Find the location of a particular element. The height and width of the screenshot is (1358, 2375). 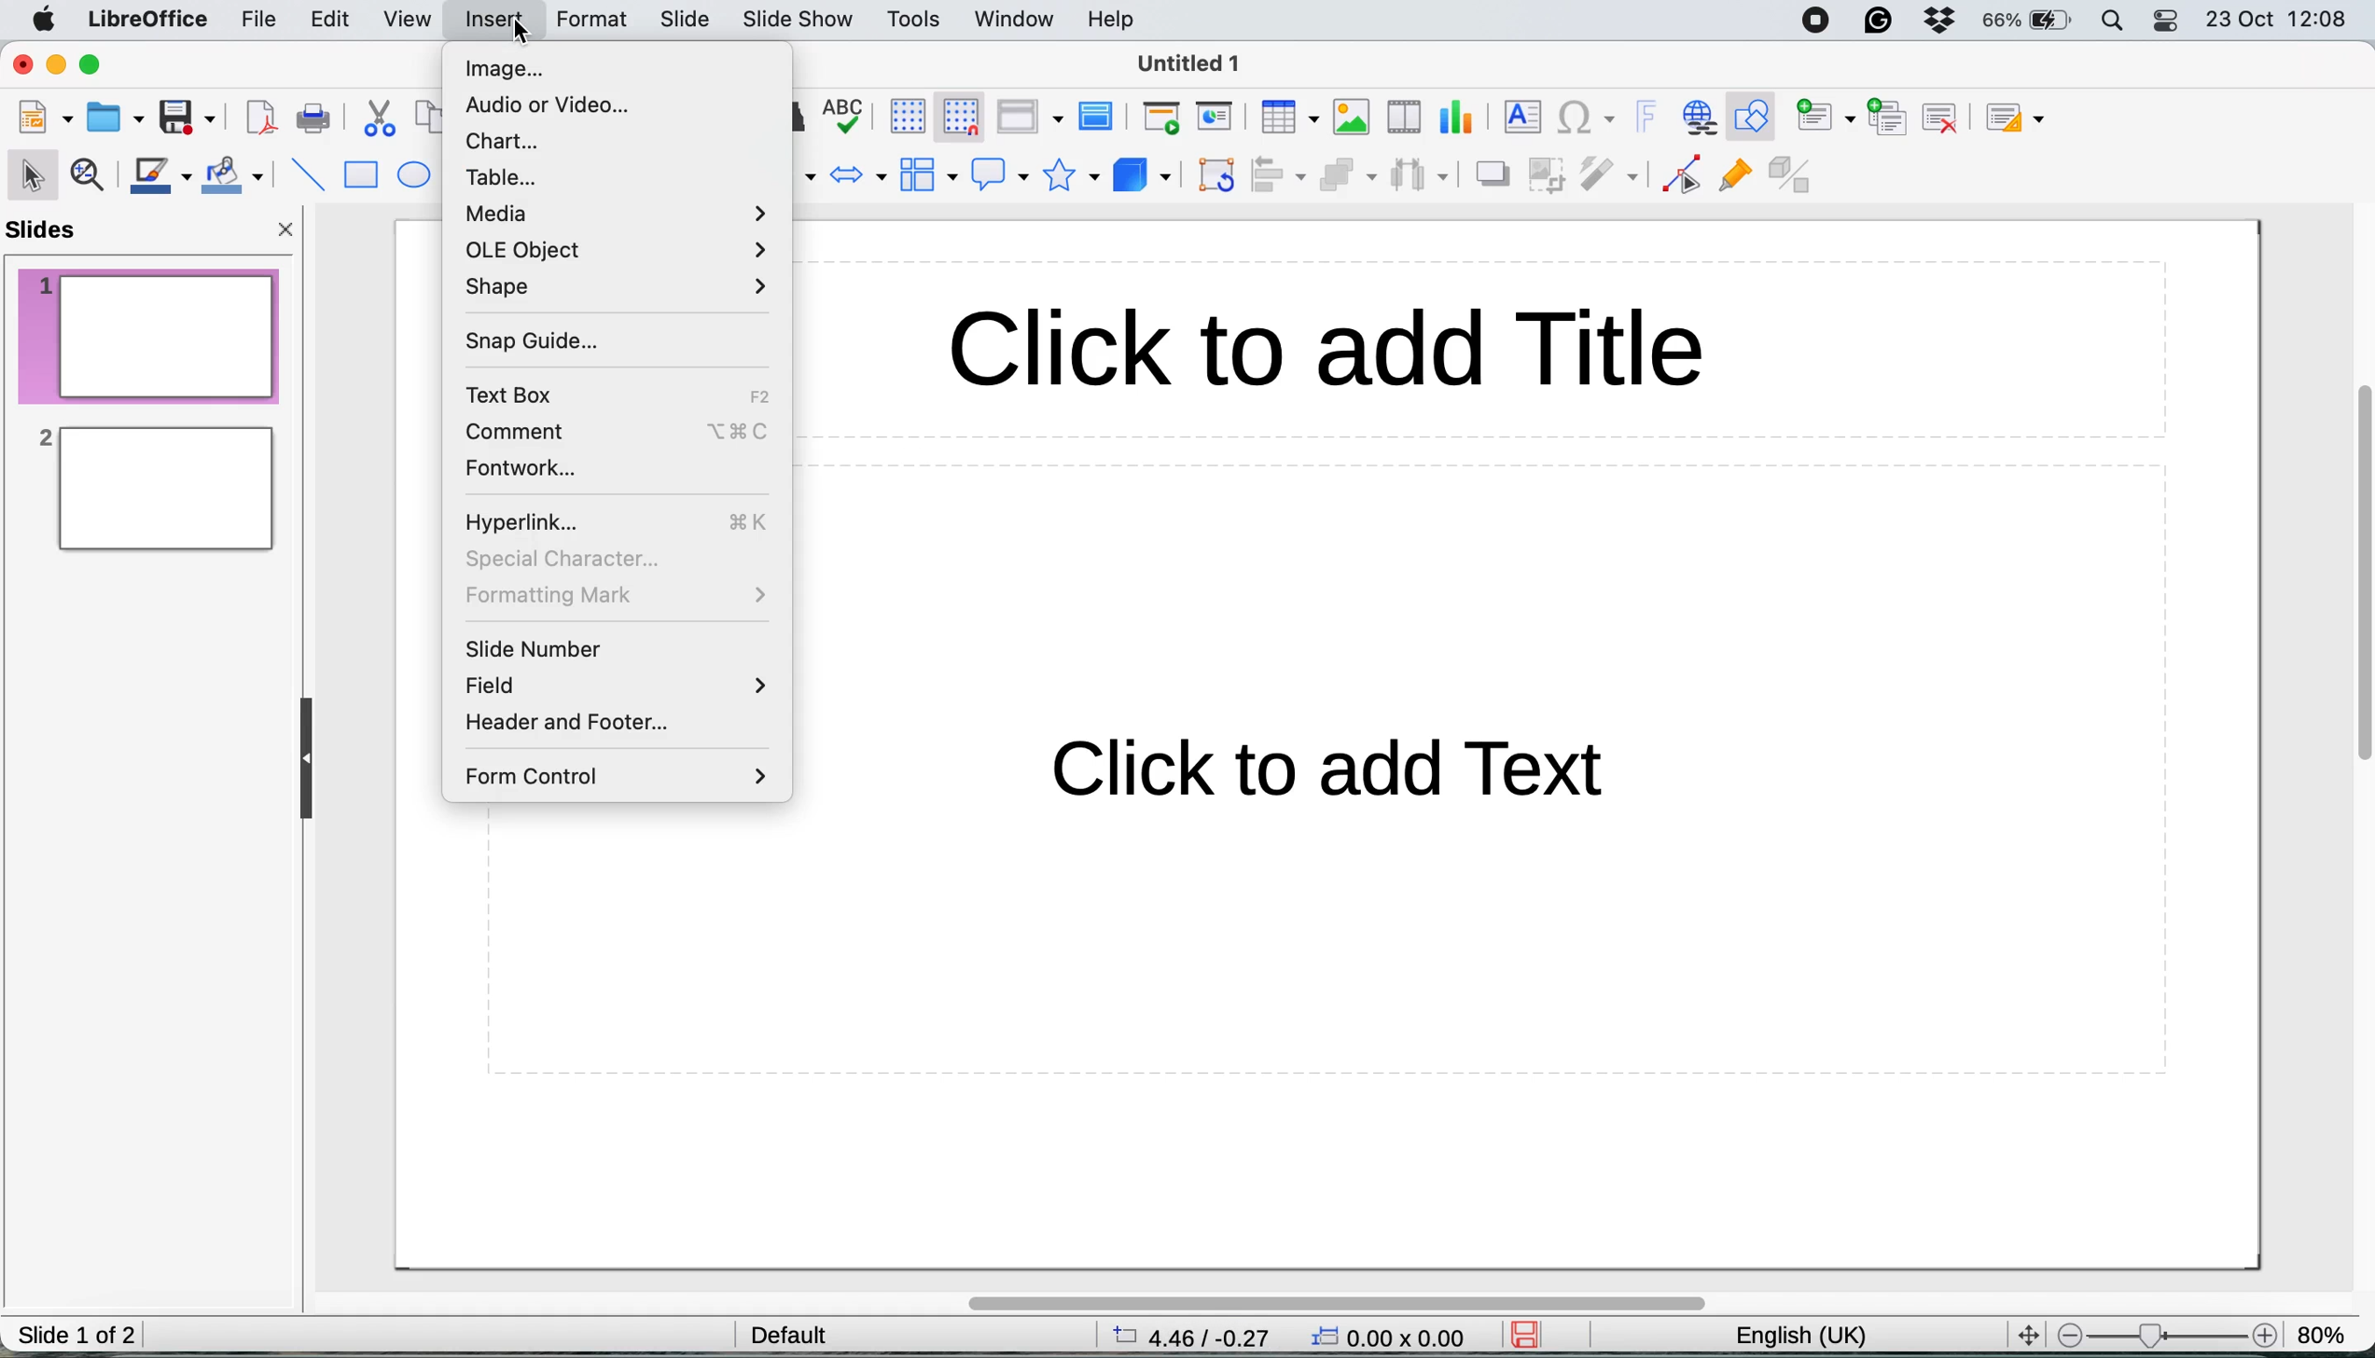

cursor is located at coordinates (527, 33).